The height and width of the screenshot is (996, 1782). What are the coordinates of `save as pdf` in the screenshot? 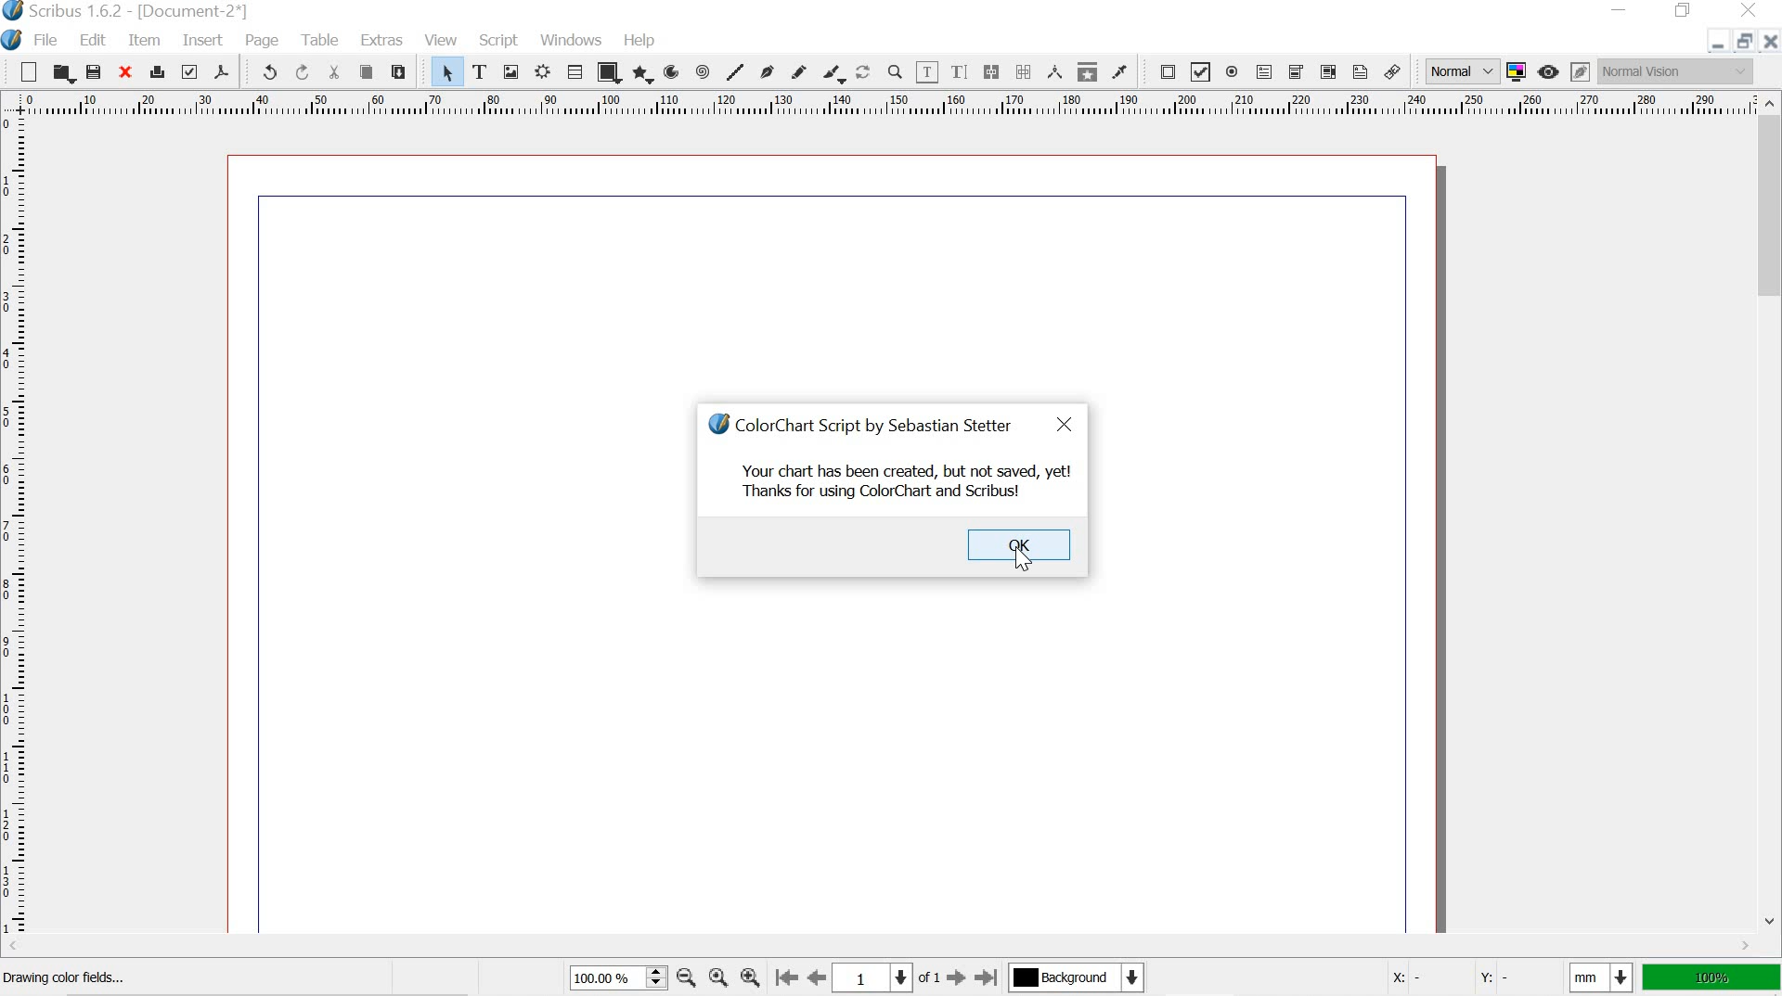 It's located at (224, 72).